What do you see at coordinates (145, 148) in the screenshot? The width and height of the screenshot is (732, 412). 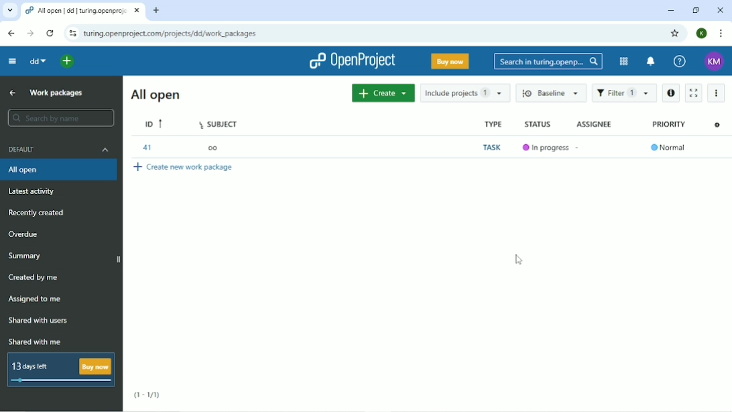 I see `41` at bounding box center [145, 148].